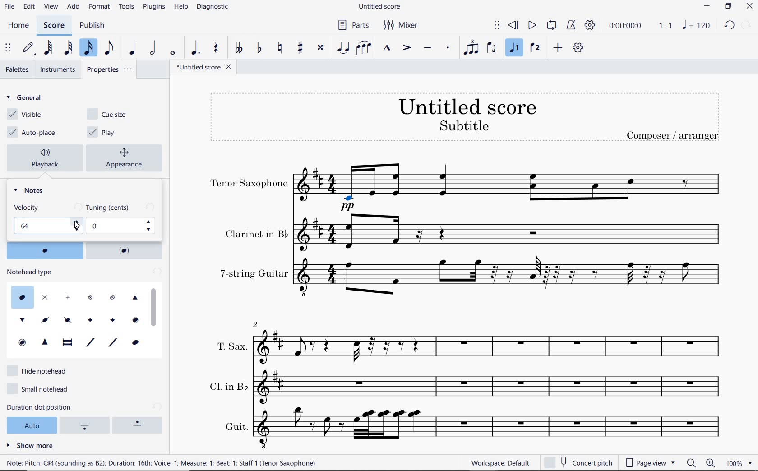 This screenshot has width=758, height=471. Describe the element at coordinates (150, 230) in the screenshot. I see `decrease` at that location.